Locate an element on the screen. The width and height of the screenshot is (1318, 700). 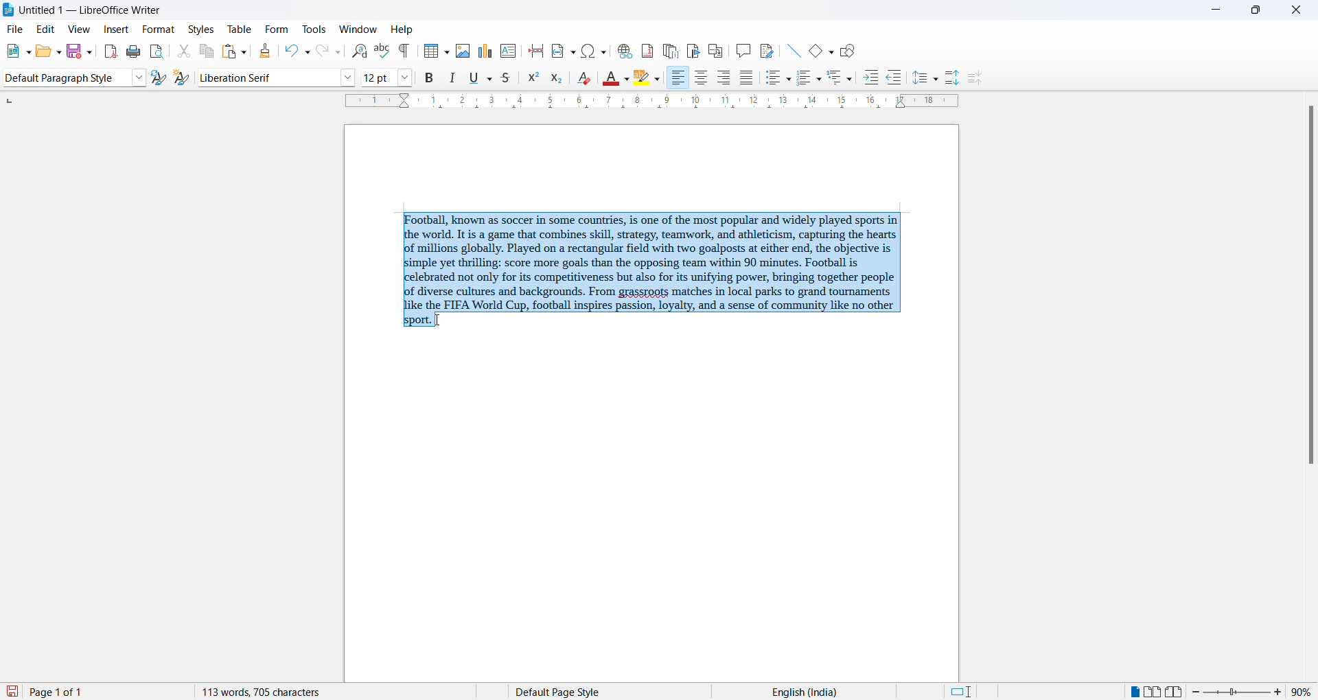
zoom percentage is located at coordinates (1303, 691).